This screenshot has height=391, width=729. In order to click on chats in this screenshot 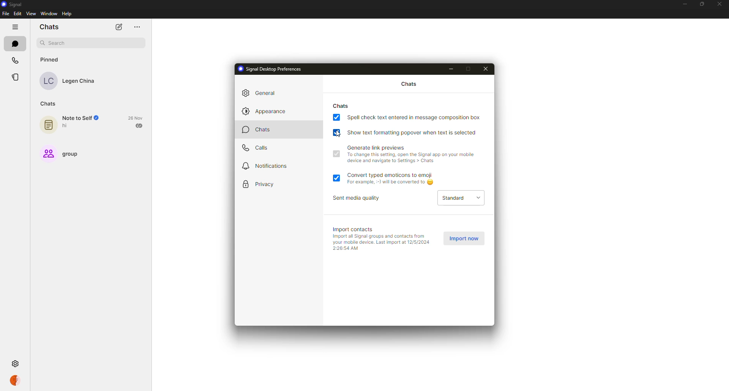, I will do `click(407, 84)`.